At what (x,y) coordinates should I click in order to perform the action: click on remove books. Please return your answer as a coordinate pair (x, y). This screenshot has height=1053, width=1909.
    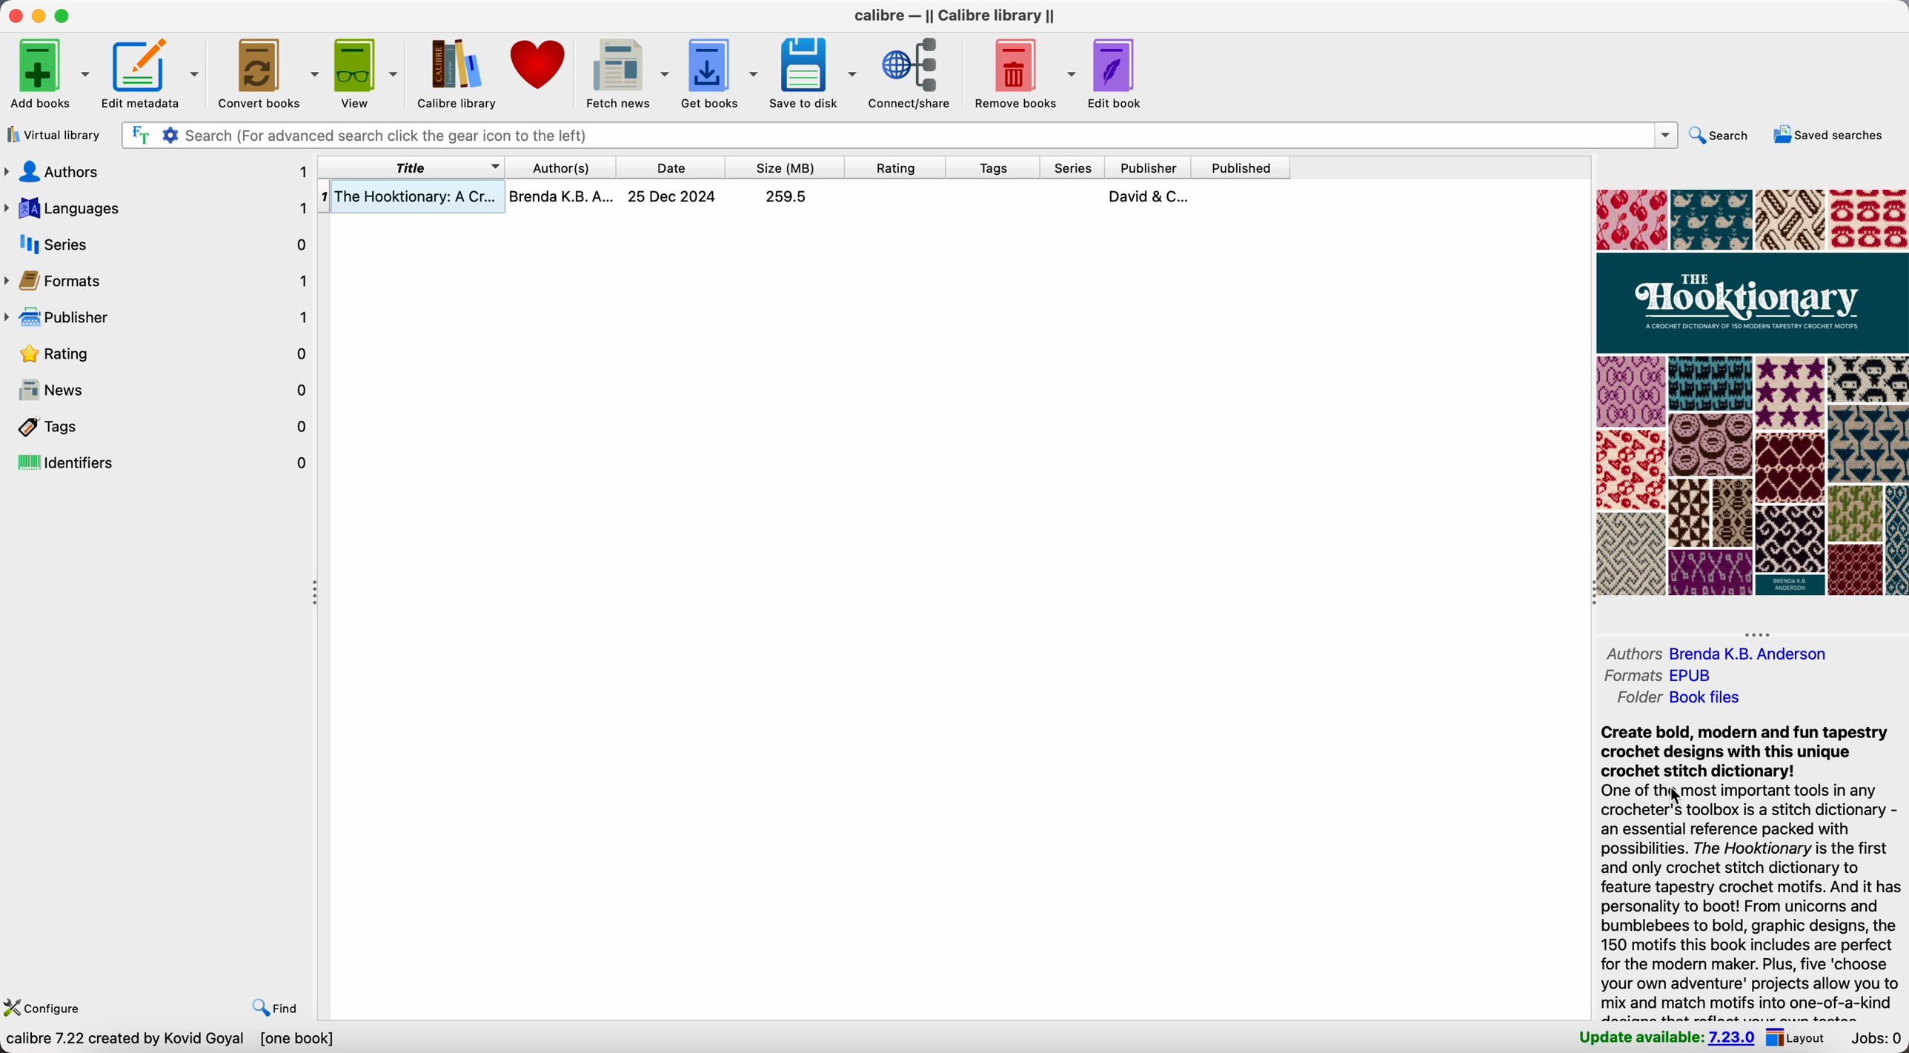
    Looking at the image, I should click on (1021, 72).